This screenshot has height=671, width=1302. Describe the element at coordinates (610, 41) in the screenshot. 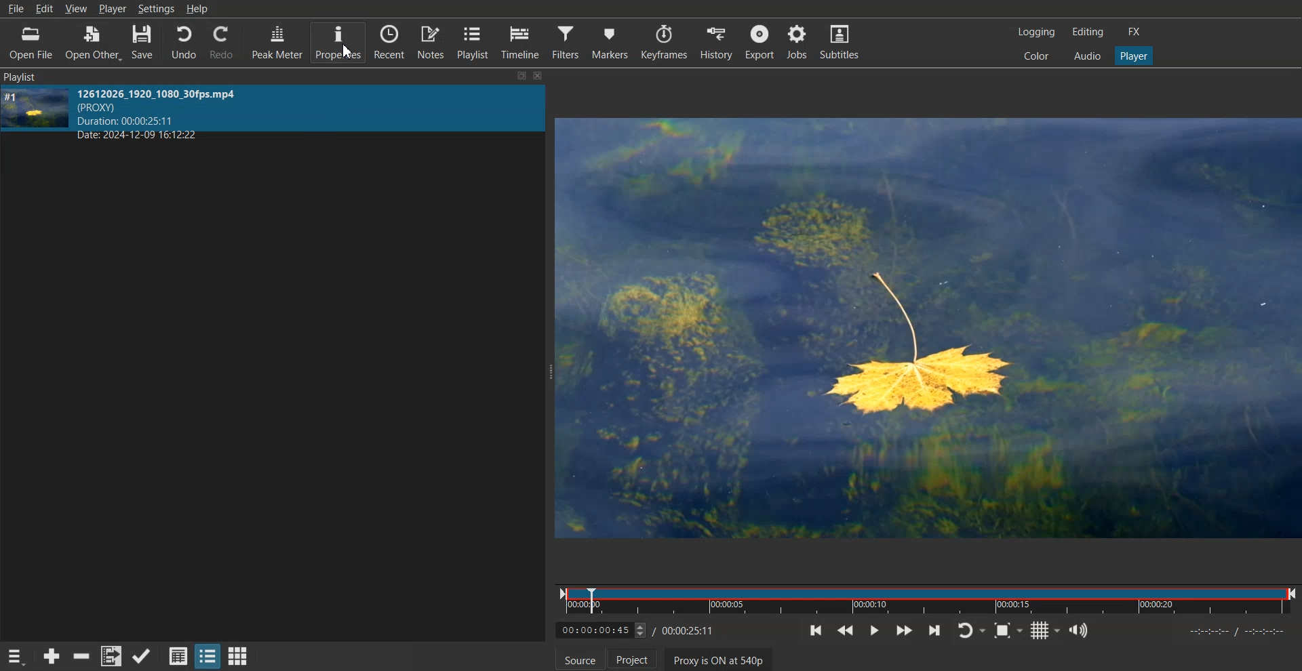

I see `Markers` at that location.